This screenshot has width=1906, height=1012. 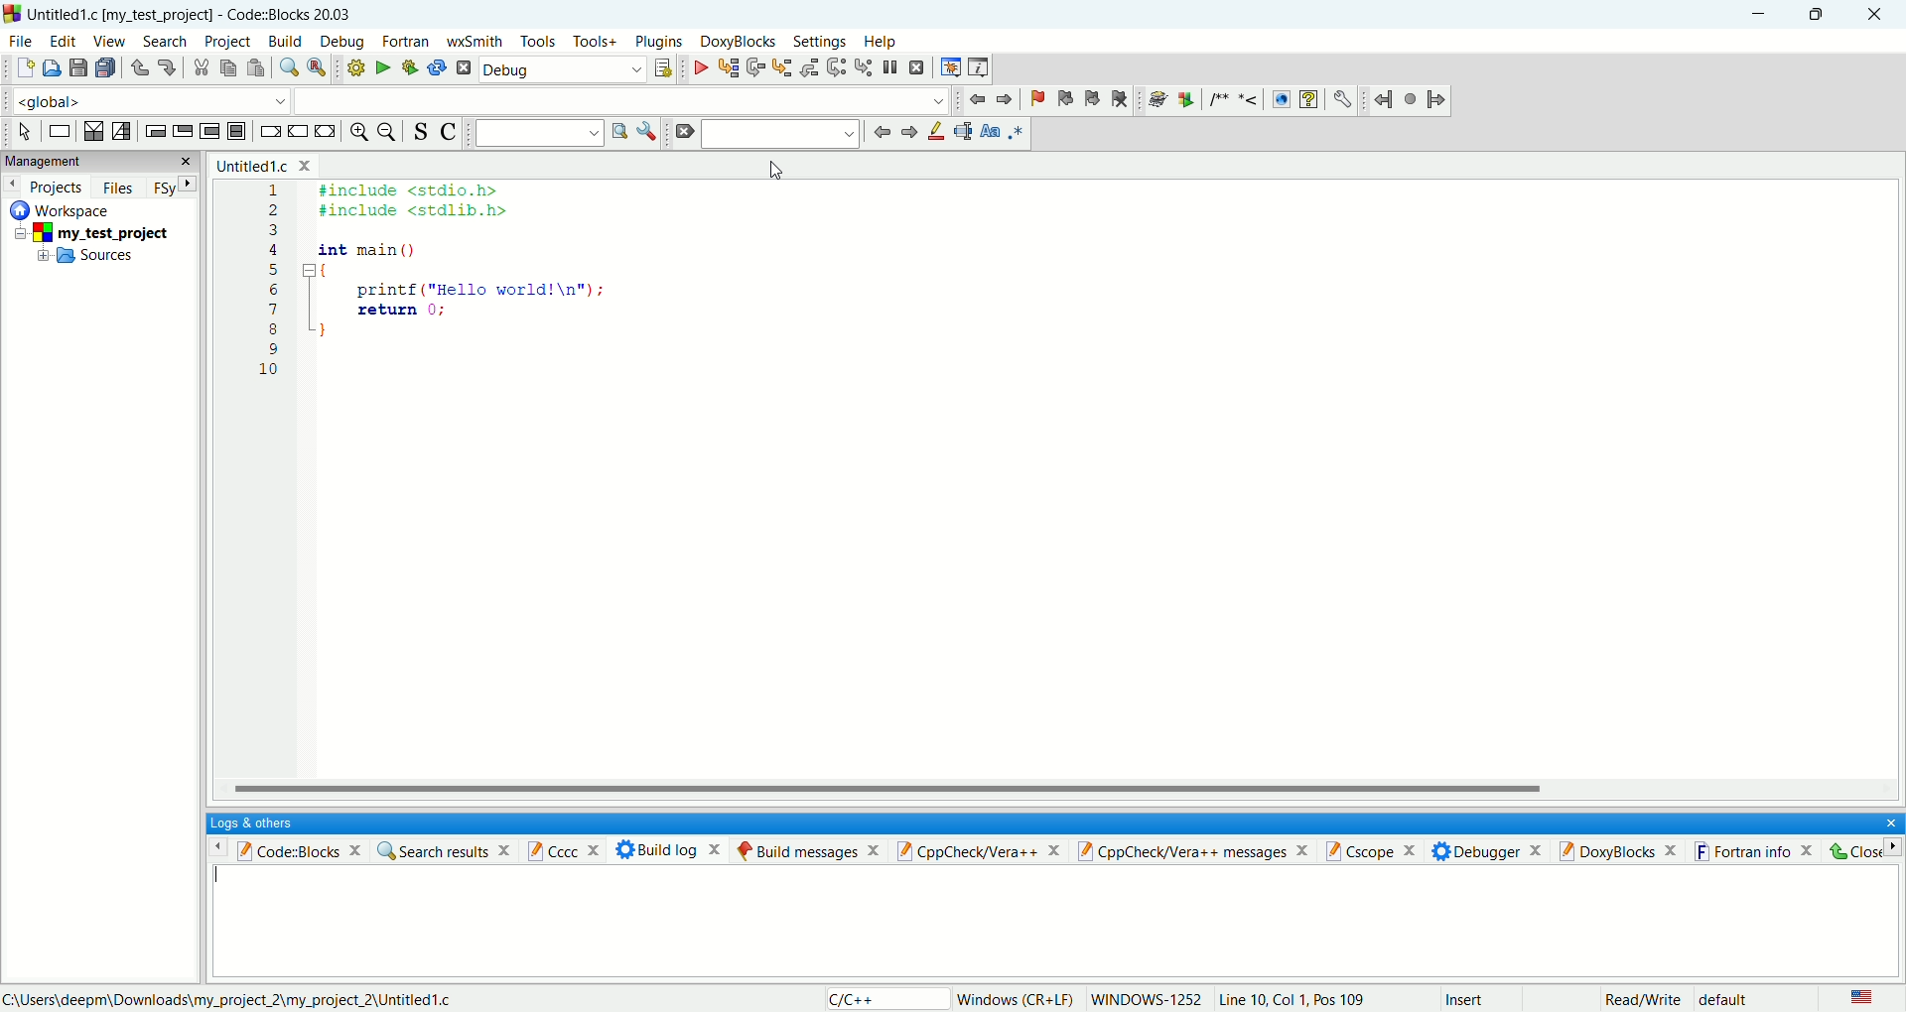 What do you see at coordinates (94, 130) in the screenshot?
I see `decision` at bounding box center [94, 130].